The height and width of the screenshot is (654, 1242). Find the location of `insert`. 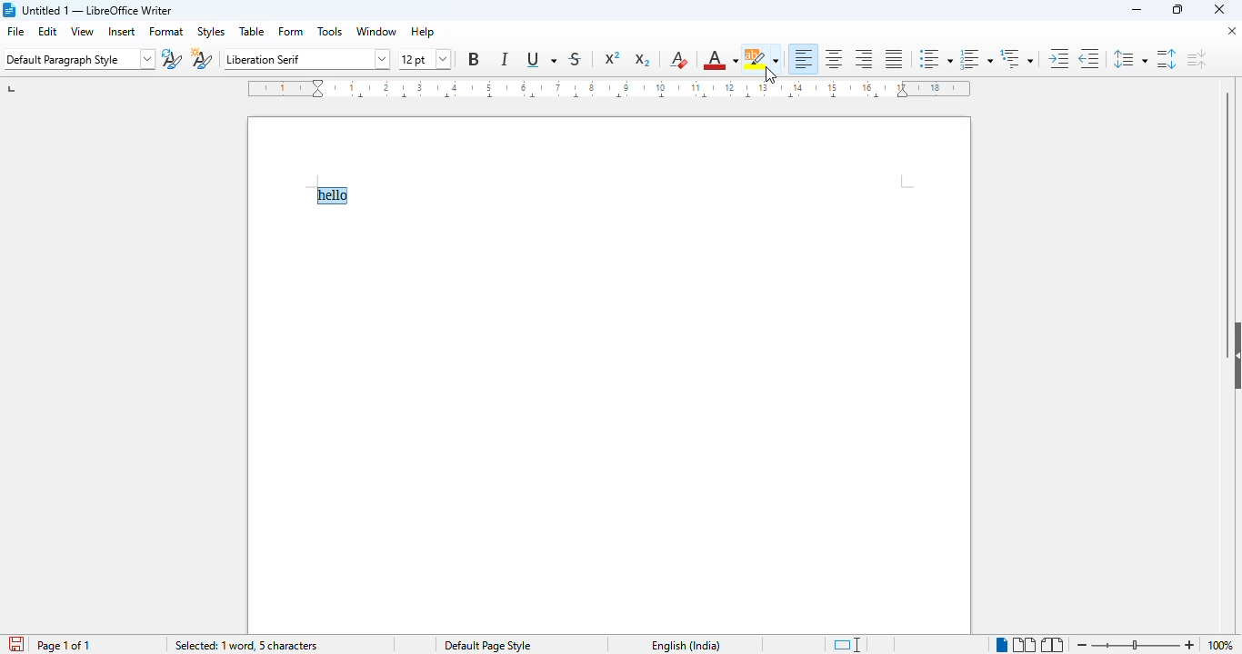

insert is located at coordinates (122, 32).